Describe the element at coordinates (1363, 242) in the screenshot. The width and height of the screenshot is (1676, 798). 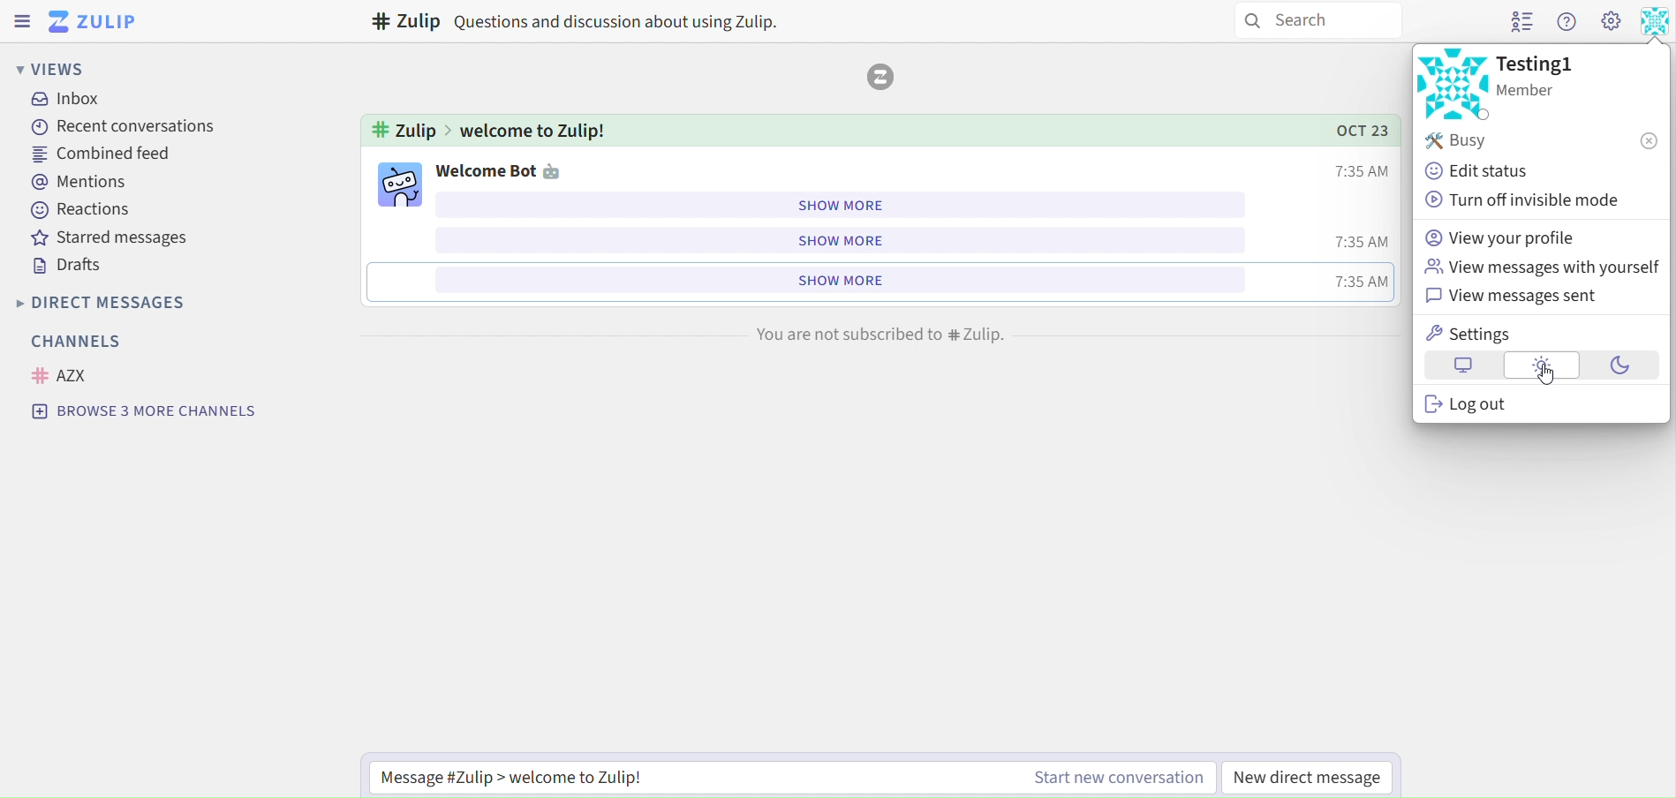
I see `time` at that location.